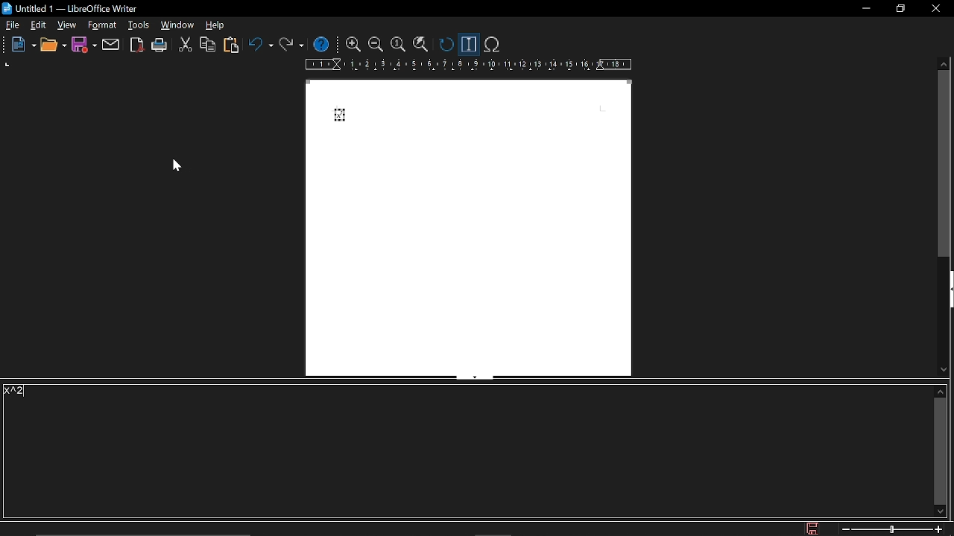 This screenshot has width=954, height=536. What do you see at coordinates (180, 168) in the screenshot?
I see `cursor` at bounding box center [180, 168].